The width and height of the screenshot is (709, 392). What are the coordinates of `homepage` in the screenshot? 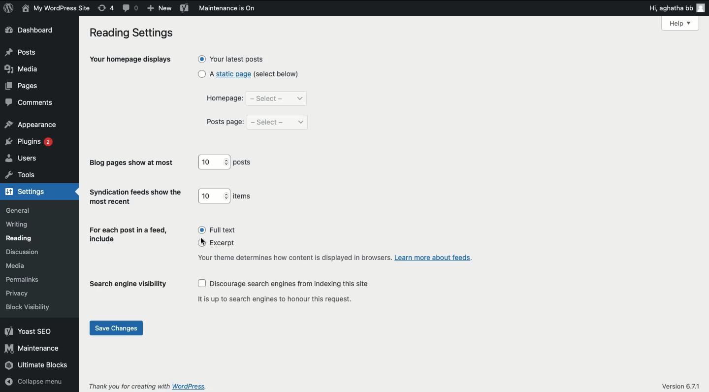 It's located at (224, 98).